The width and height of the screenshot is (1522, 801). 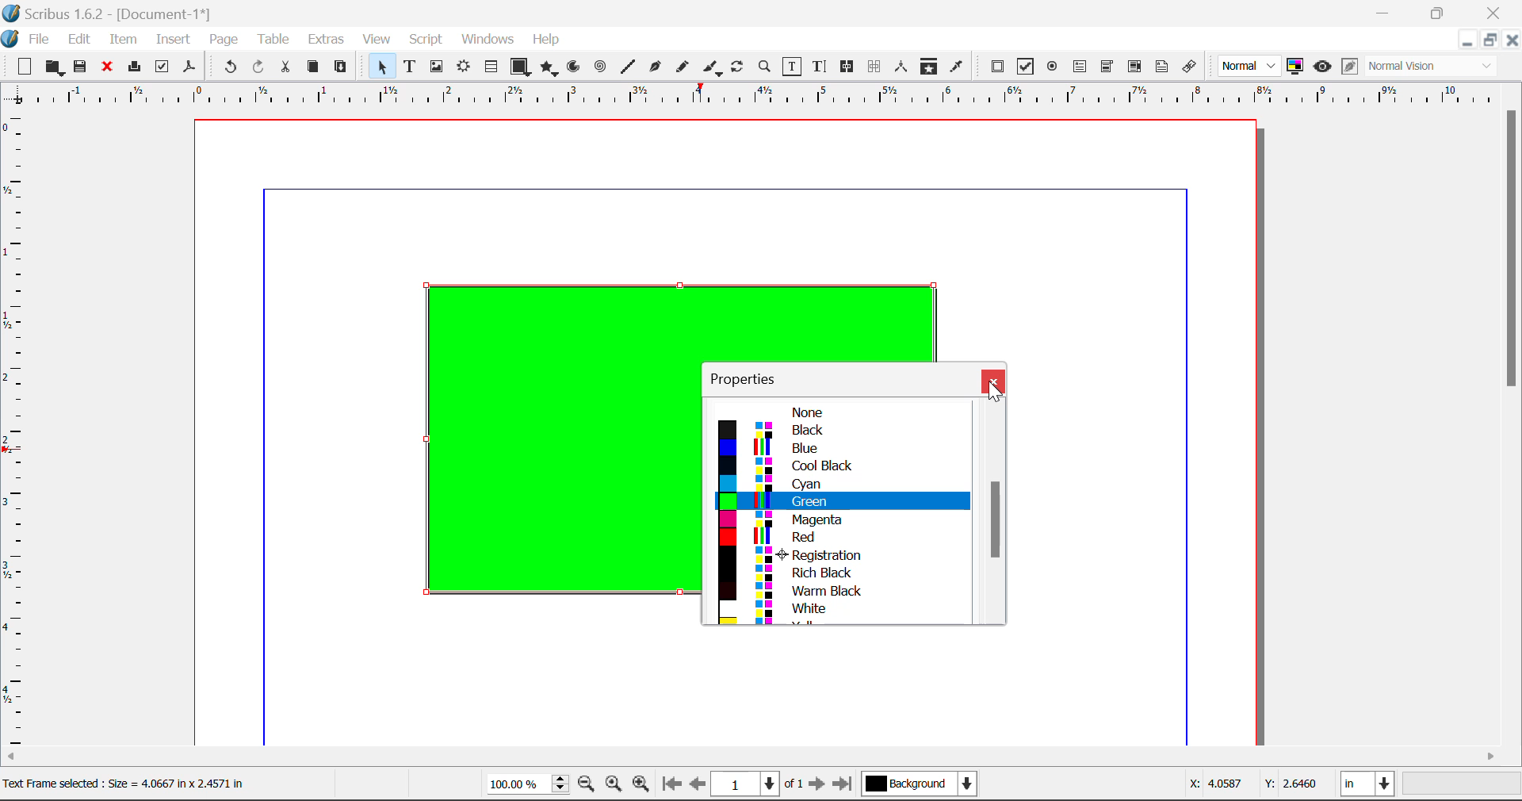 I want to click on Black, so click(x=840, y=431).